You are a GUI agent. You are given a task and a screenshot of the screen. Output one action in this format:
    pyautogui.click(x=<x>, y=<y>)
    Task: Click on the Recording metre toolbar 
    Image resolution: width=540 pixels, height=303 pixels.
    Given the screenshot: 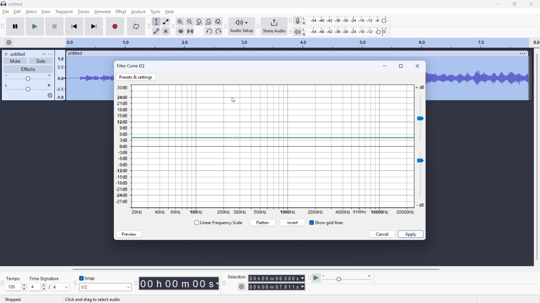 What is the action you would take?
    pyautogui.click(x=290, y=20)
    